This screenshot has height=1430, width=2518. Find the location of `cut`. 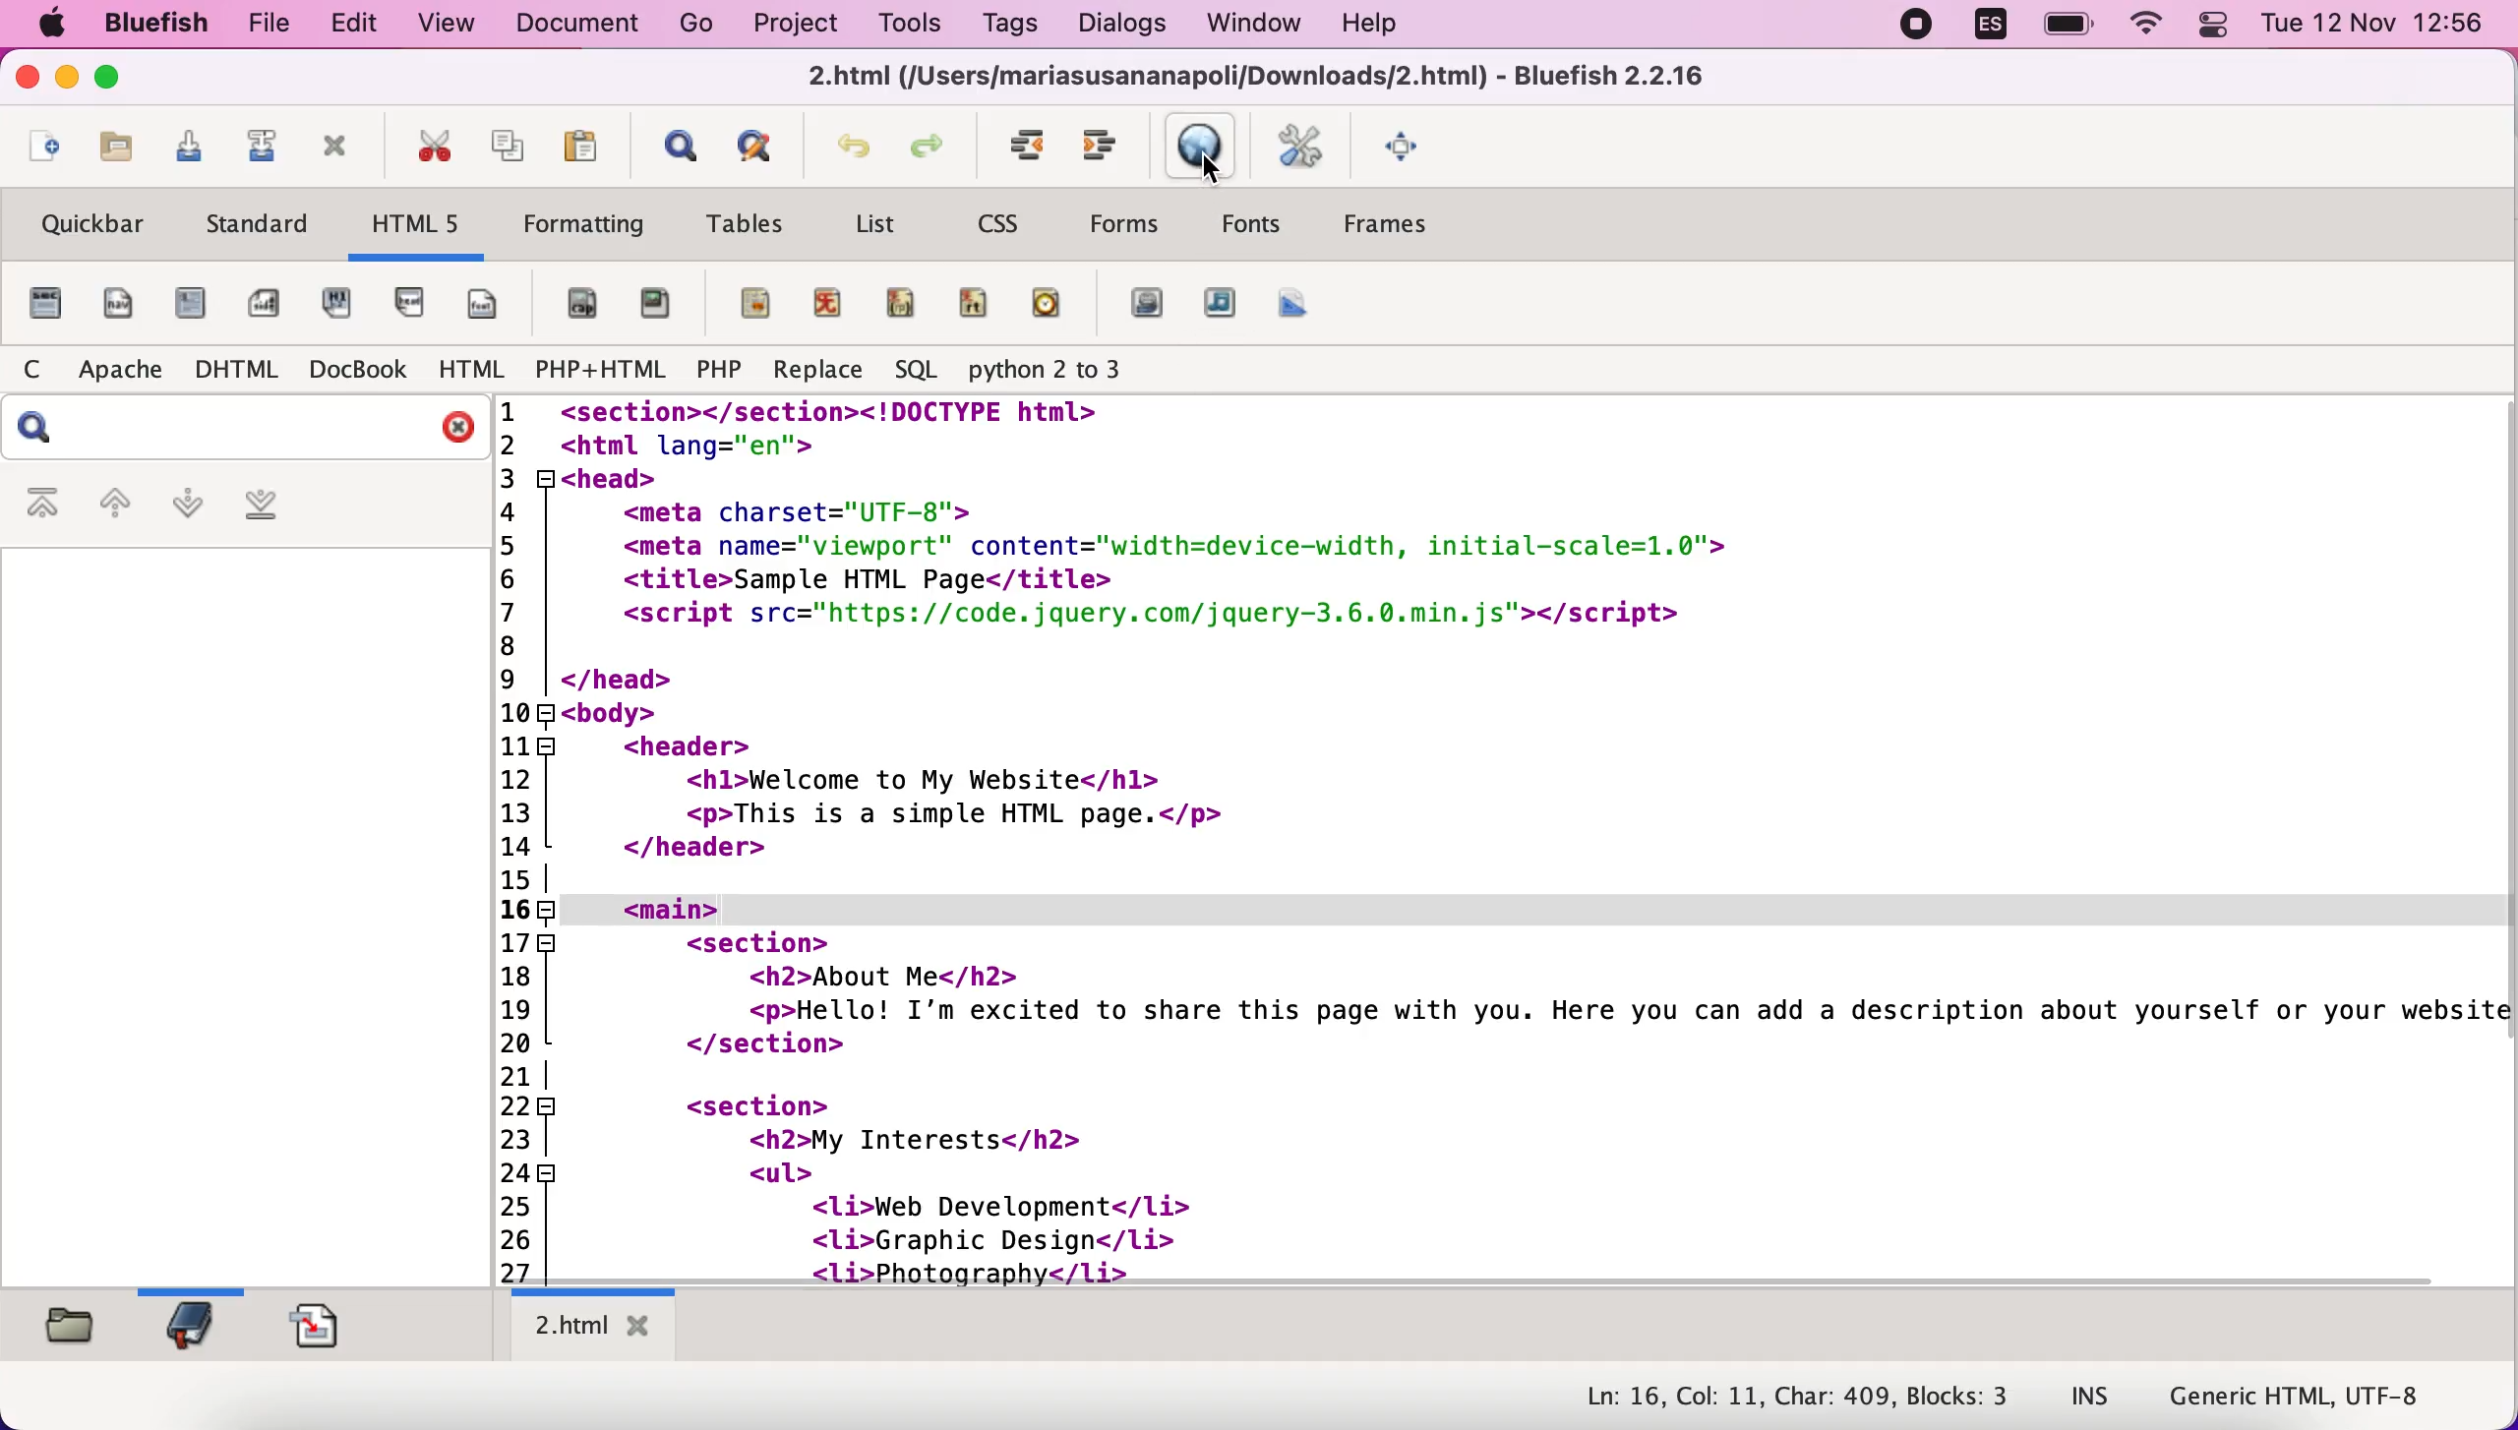

cut is located at coordinates (438, 148).